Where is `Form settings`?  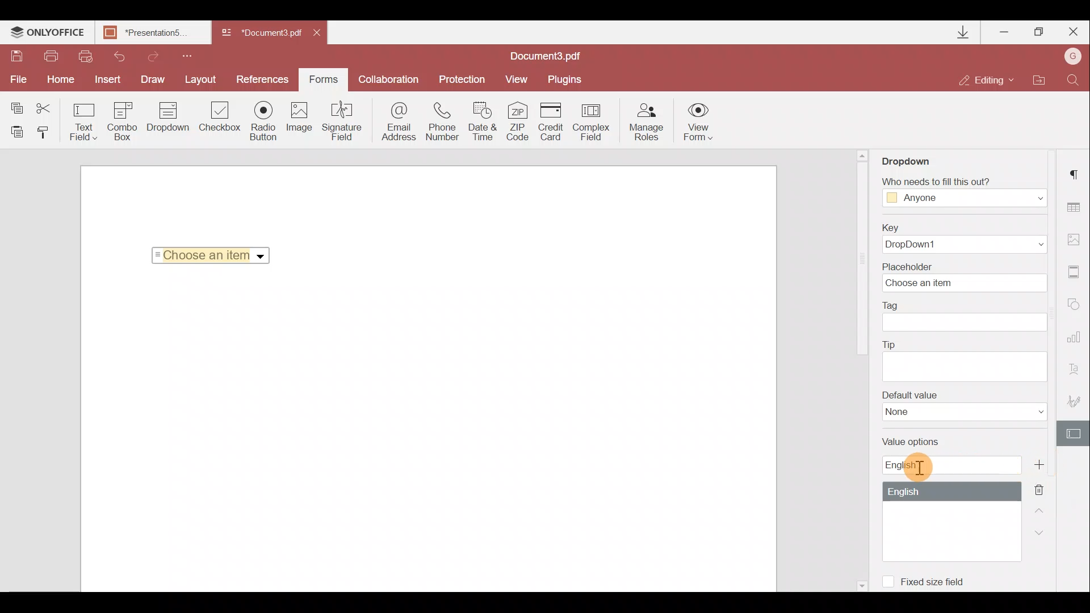
Form settings is located at coordinates (1075, 434).